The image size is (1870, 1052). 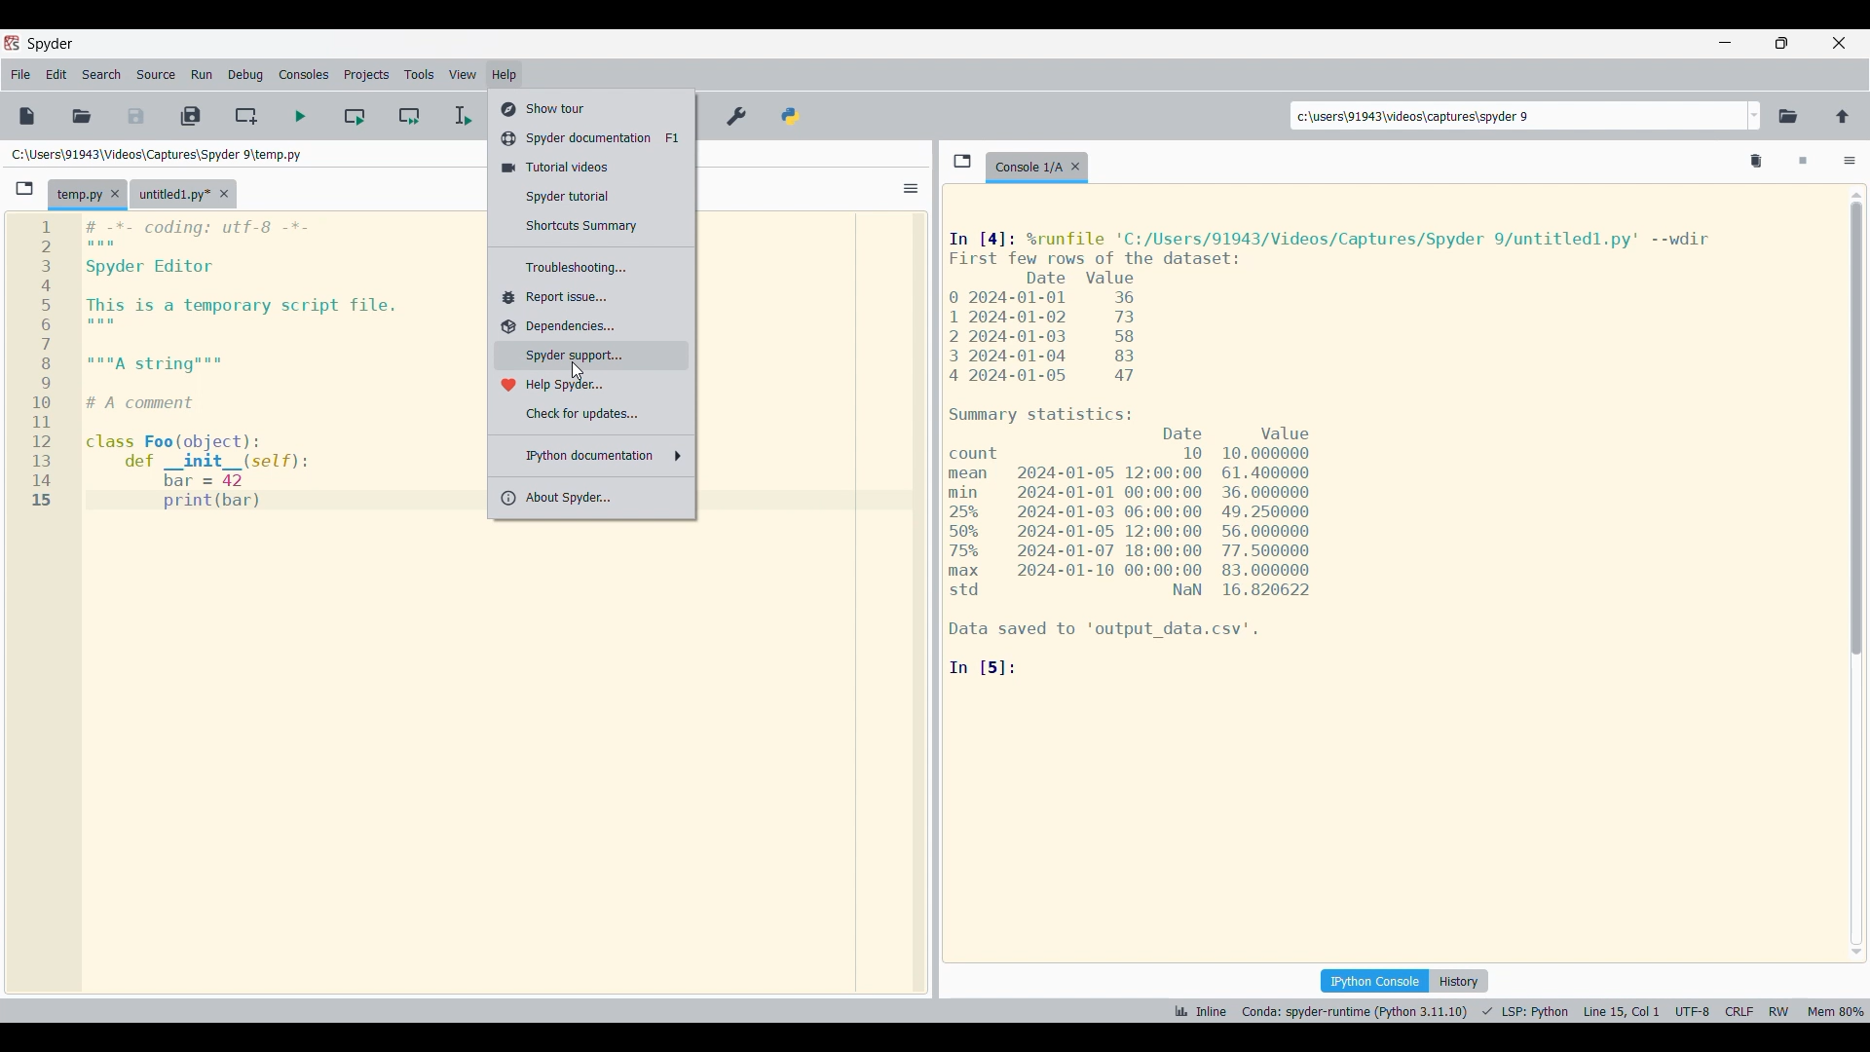 I want to click on Current tab highlighted, so click(x=78, y=195).